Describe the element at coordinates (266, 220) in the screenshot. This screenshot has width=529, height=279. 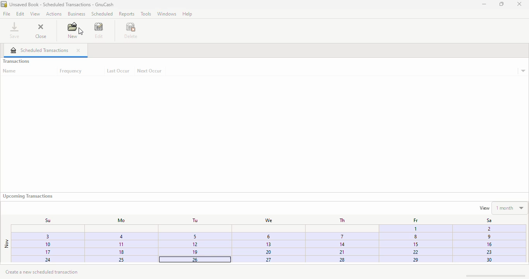
I see `We` at that location.